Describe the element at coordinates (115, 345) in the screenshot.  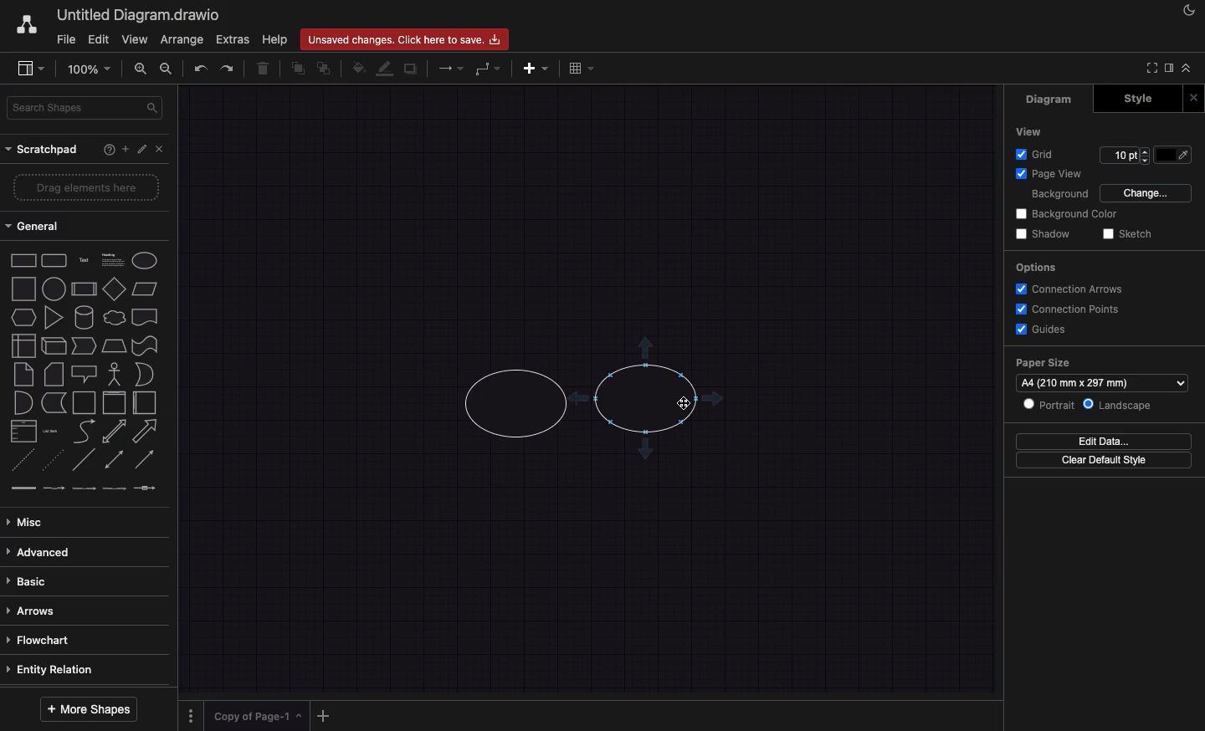
I see `trapezoid` at that location.